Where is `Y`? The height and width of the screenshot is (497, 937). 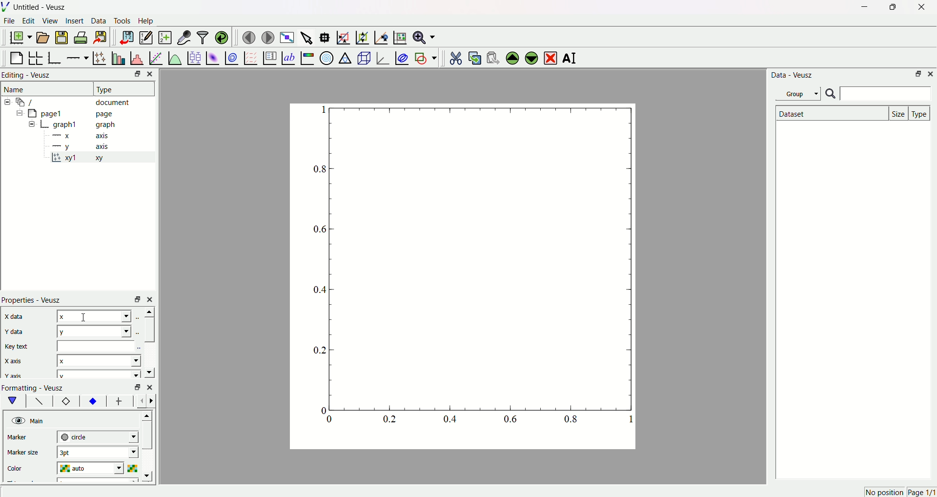 Y is located at coordinates (93, 331).